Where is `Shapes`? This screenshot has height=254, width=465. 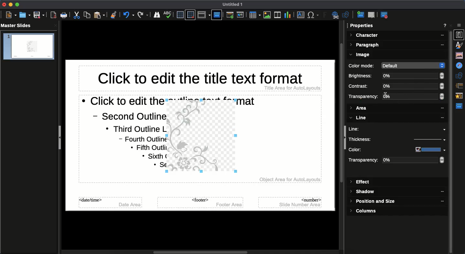 Shapes is located at coordinates (347, 15).